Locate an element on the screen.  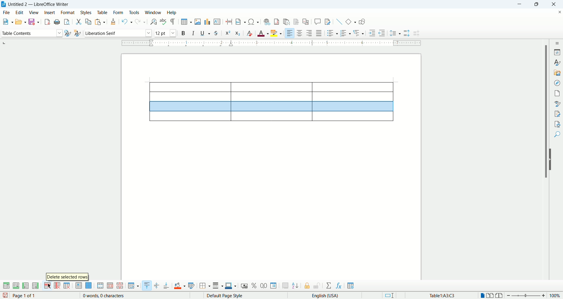
manage changes is located at coordinates (556, 114).